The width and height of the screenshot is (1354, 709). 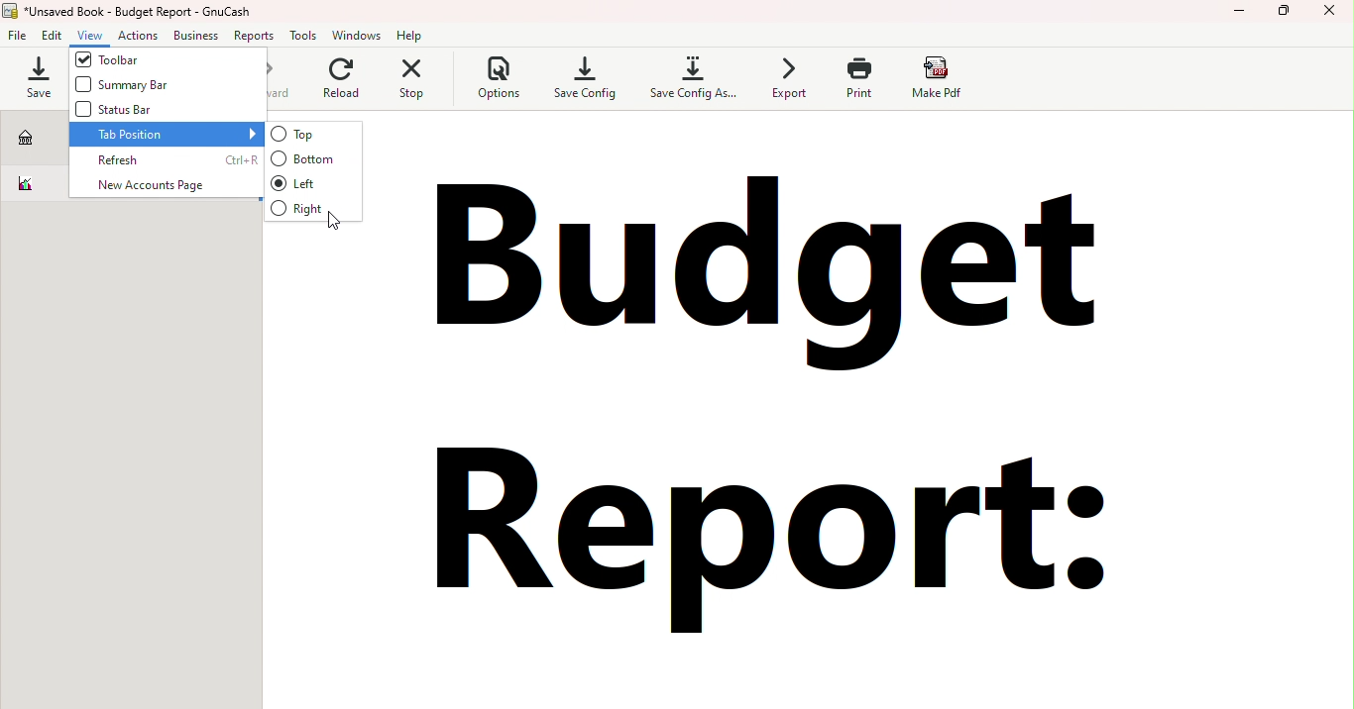 I want to click on Options, so click(x=501, y=80).